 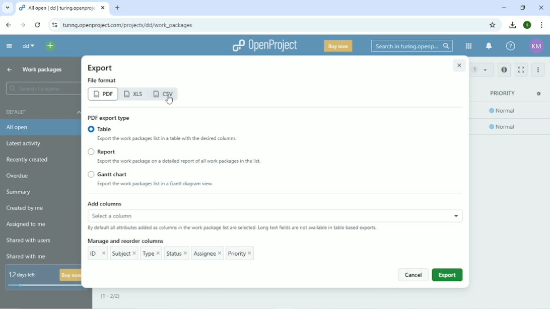 I want to click on By default all attributes added as columns in the work package list are selected. Long text fields are not available in the table based reports., so click(x=232, y=228).